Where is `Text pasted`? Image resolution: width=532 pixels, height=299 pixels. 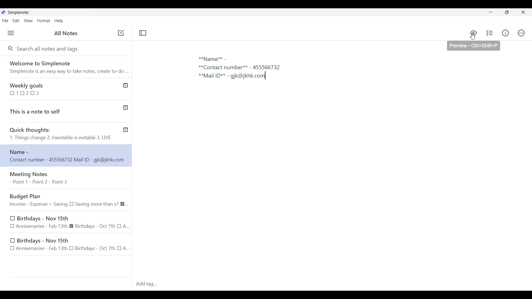 Text pasted is located at coordinates (251, 69).